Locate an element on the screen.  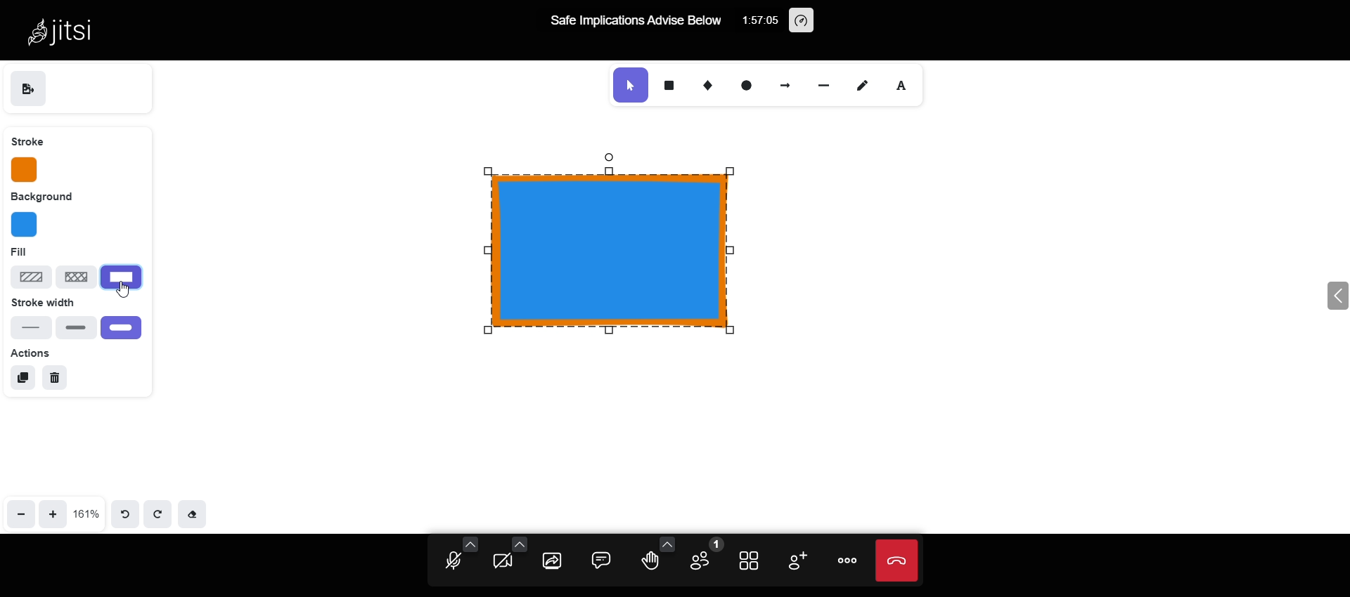
stroke is located at coordinates (34, 141).